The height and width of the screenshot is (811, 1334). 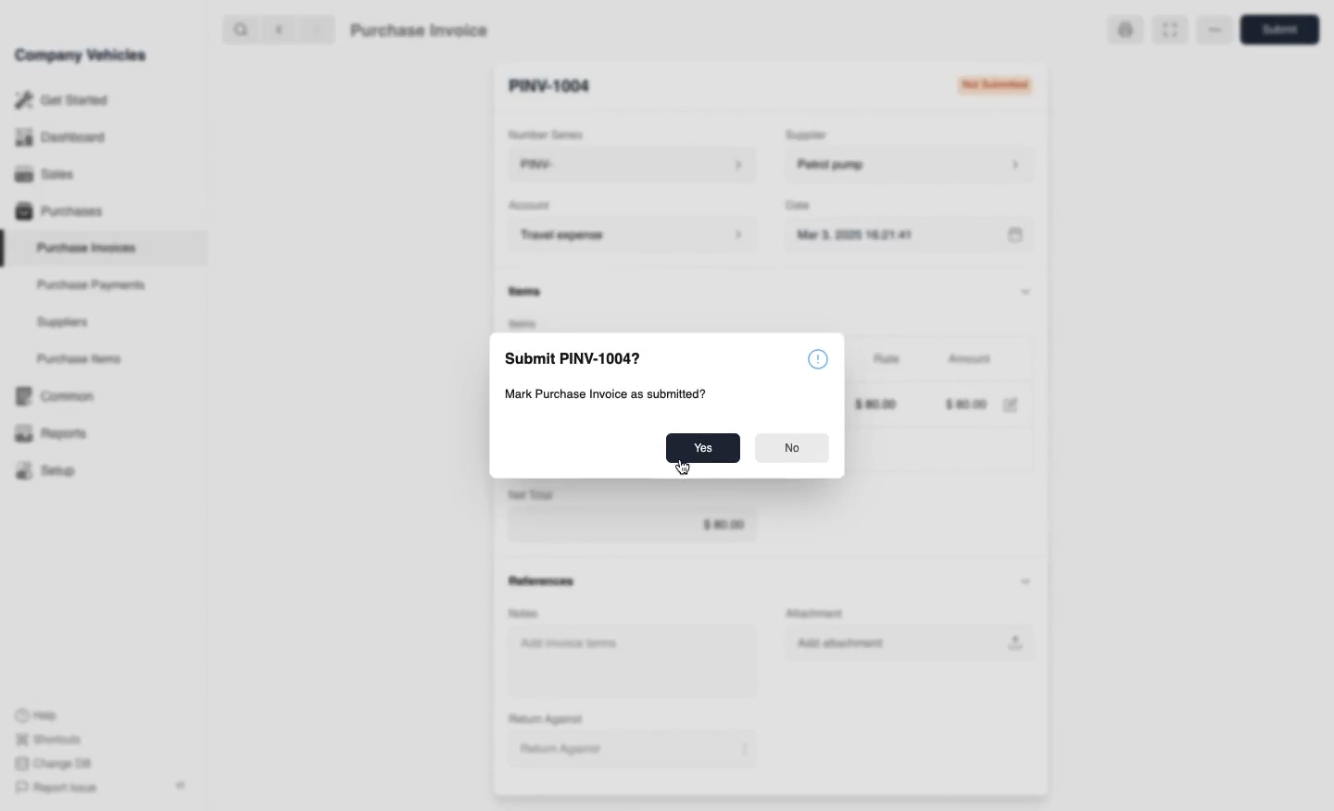 I want to click on Mark Purchase Invoice as submitted?, so click(x=651, y=396).